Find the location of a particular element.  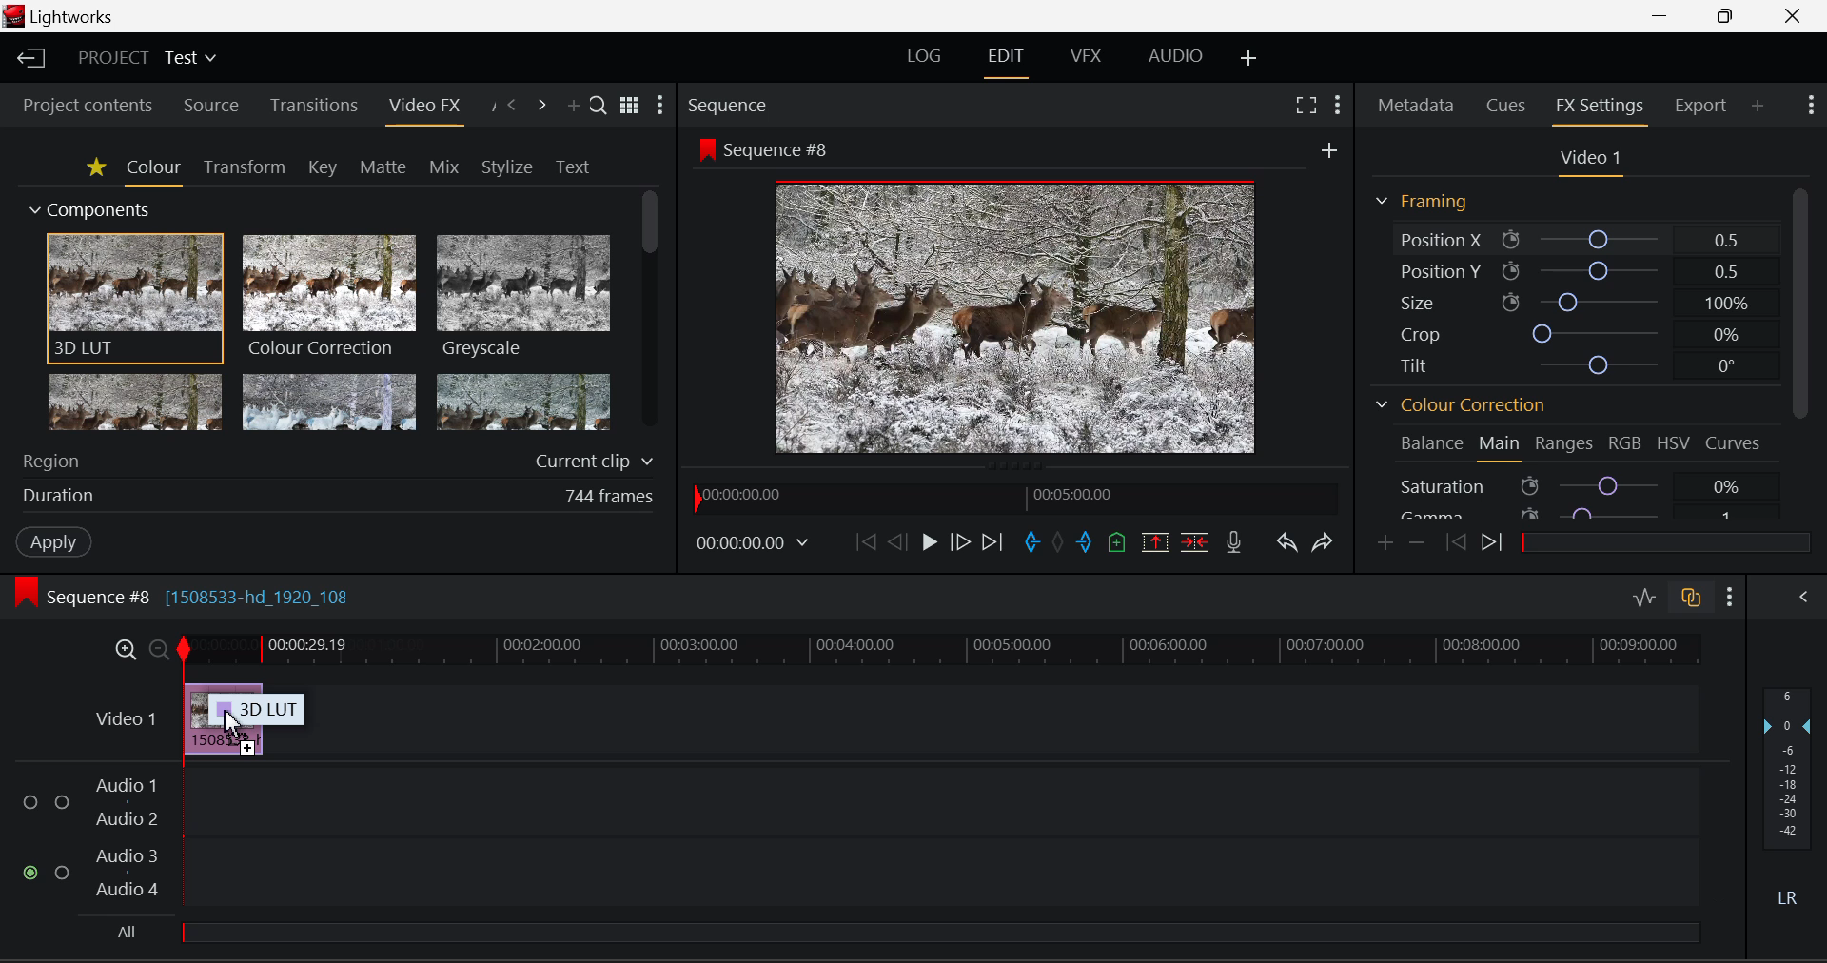

Apply is located at coordinates (50, 542).